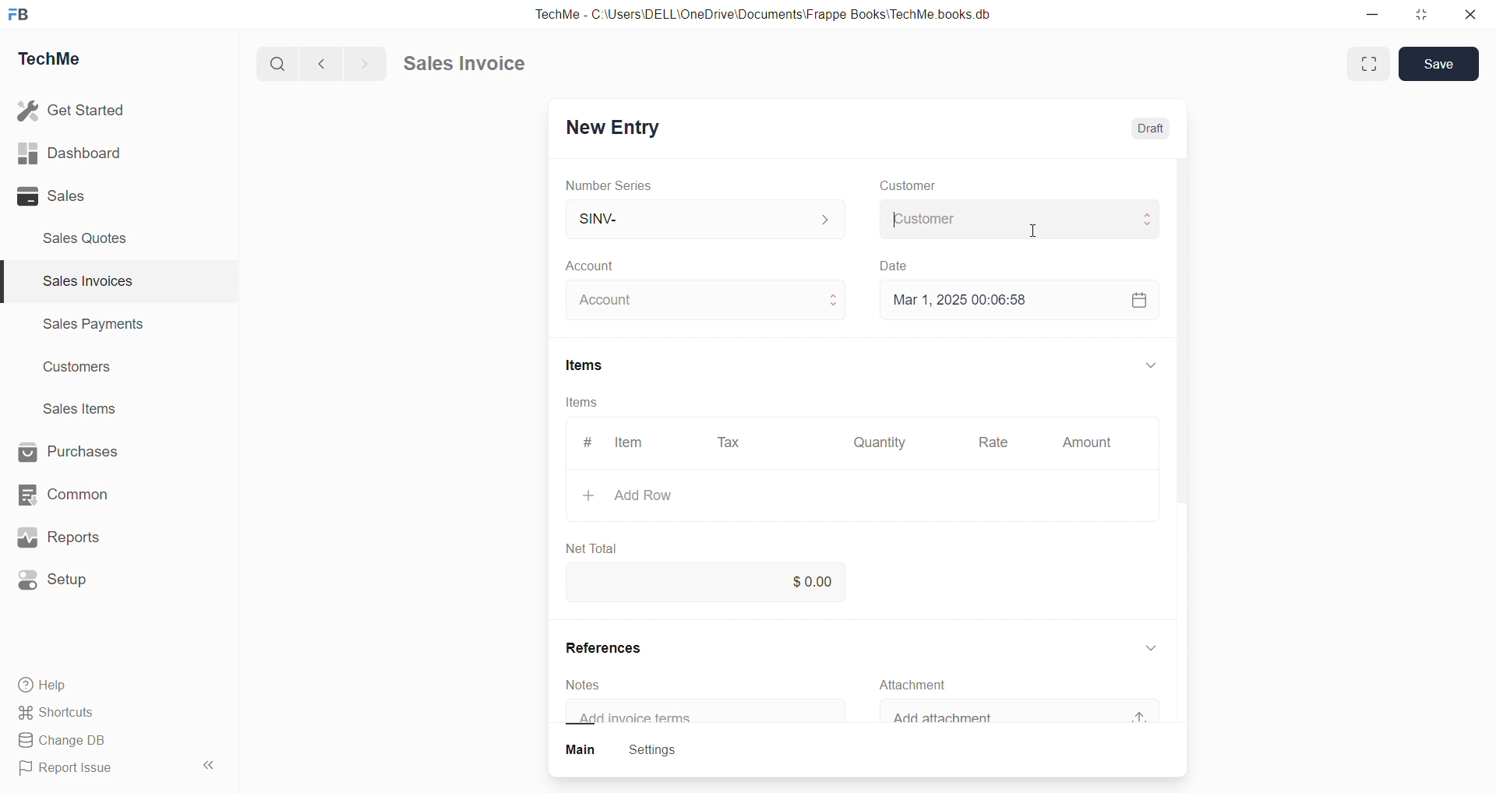 This screenshot has width=1496, height=793. Describe the element at coordinates (835, 301) in the screenshot. I see `Increase decrease button` at that location.